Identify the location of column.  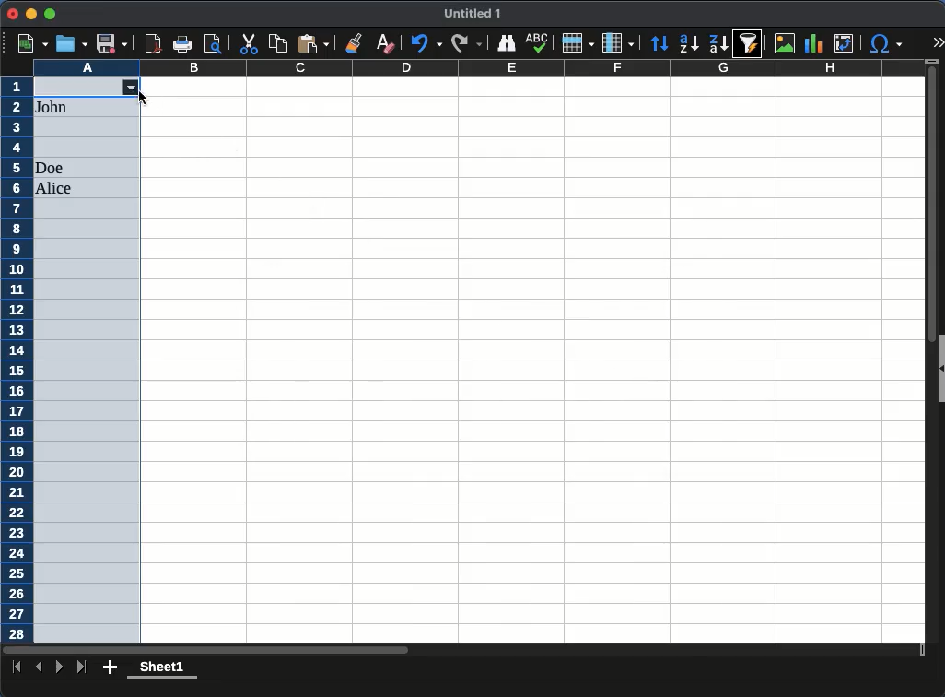
(478, 67).